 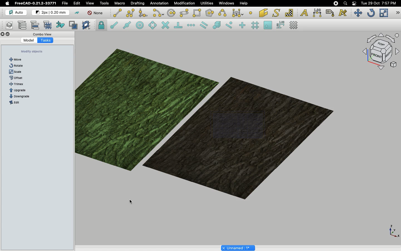 What do you see at coordinates (204, 25) in the screenshot?
I see `Snap parallel` at bounding box center [204, 25].